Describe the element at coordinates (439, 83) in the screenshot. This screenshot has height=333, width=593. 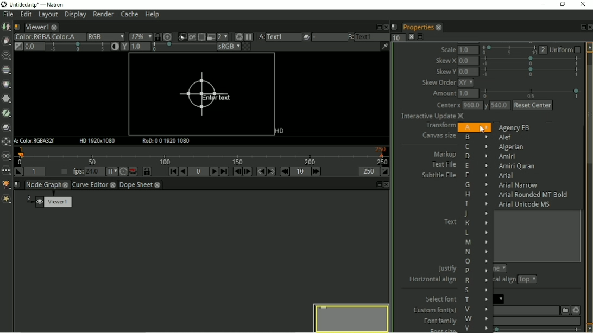
I see `skew Order` at that location.